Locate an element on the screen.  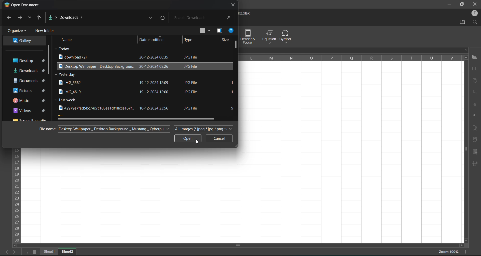
table is located at coordinates (475, 68).